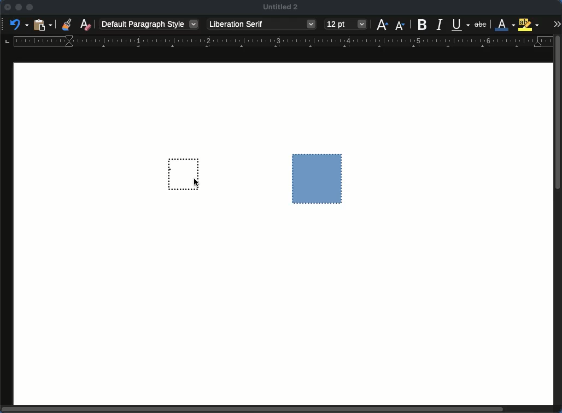 This screenshot has height=413, width=562. What do you see at coordinates (461, 26) in the screenshot?
I see `underline` at bounding box center [461, 26].